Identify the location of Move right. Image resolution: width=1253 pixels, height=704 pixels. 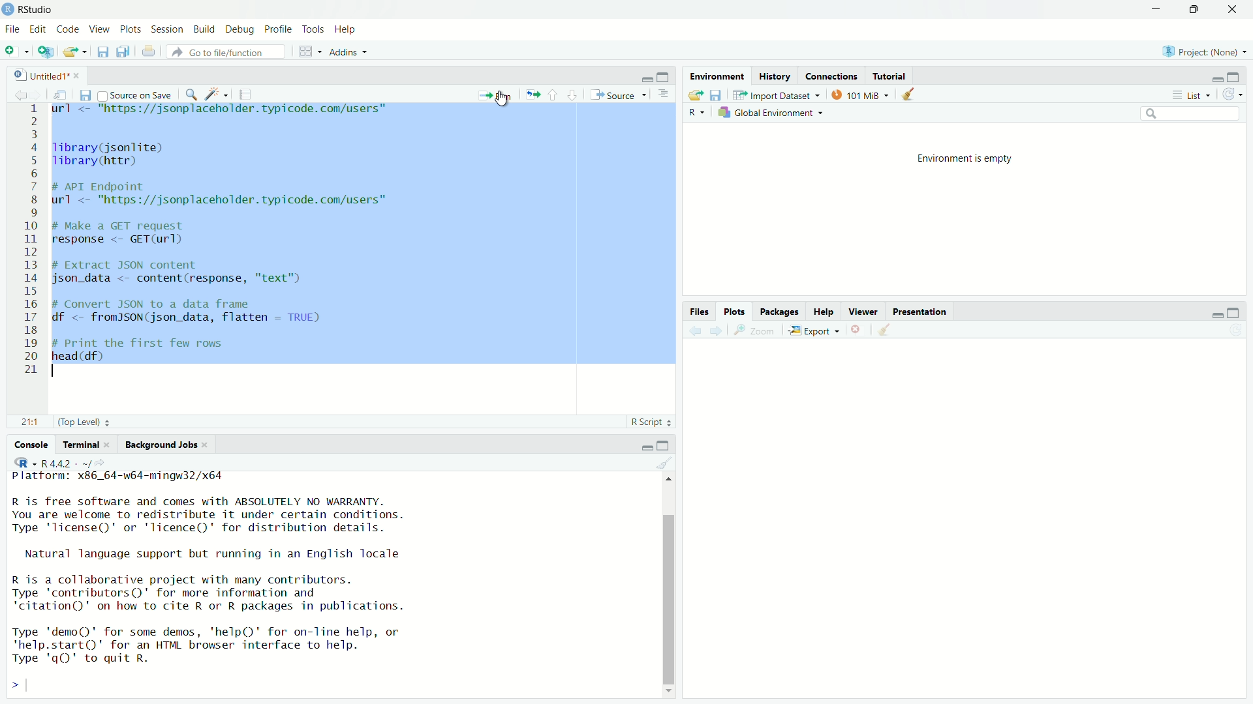
(21, 686).